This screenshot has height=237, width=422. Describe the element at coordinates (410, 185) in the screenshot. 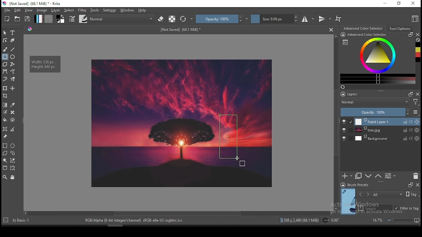

I see `Frame` at that location.